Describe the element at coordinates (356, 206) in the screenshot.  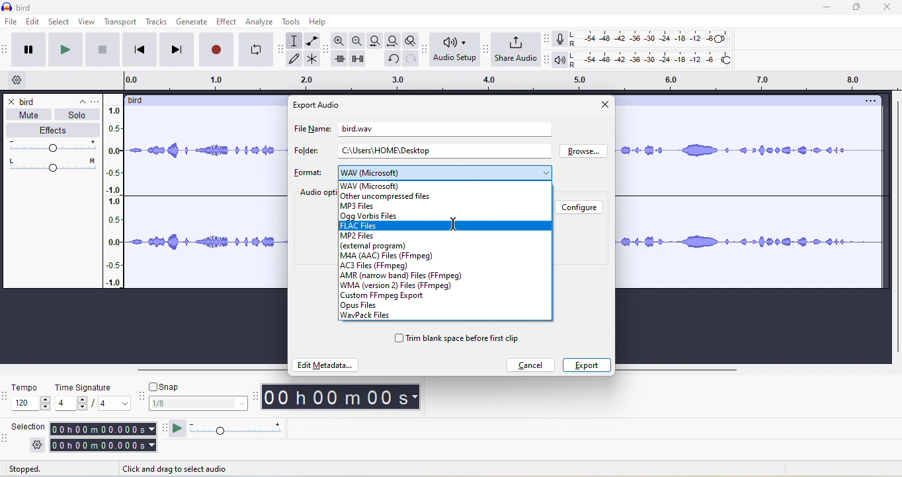
I see `mp3 file` at that location.